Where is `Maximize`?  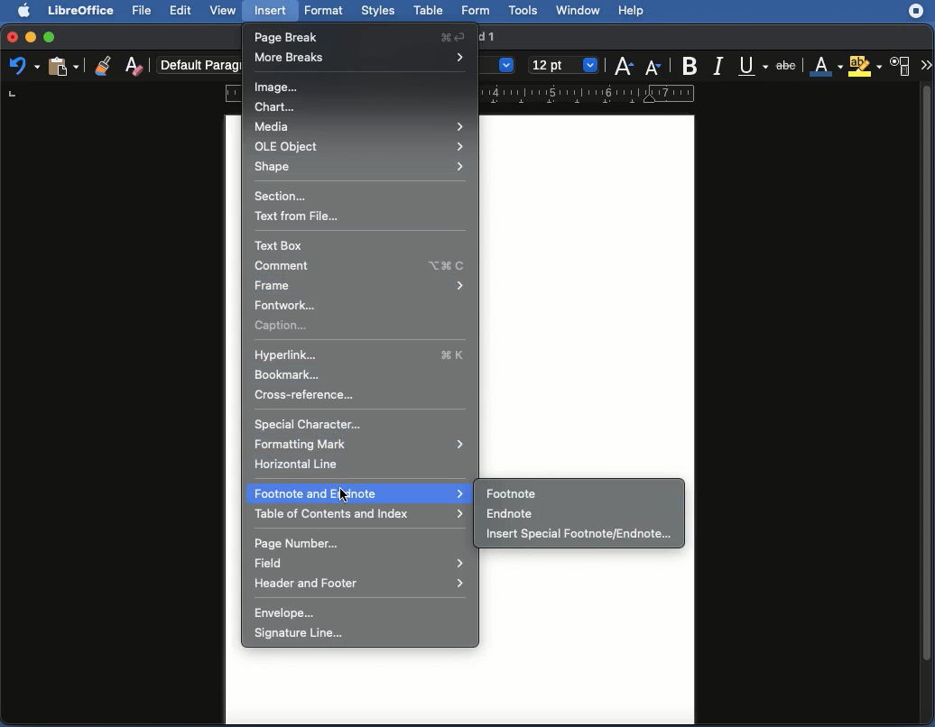 Maximize is located at coordinates (49, 35).